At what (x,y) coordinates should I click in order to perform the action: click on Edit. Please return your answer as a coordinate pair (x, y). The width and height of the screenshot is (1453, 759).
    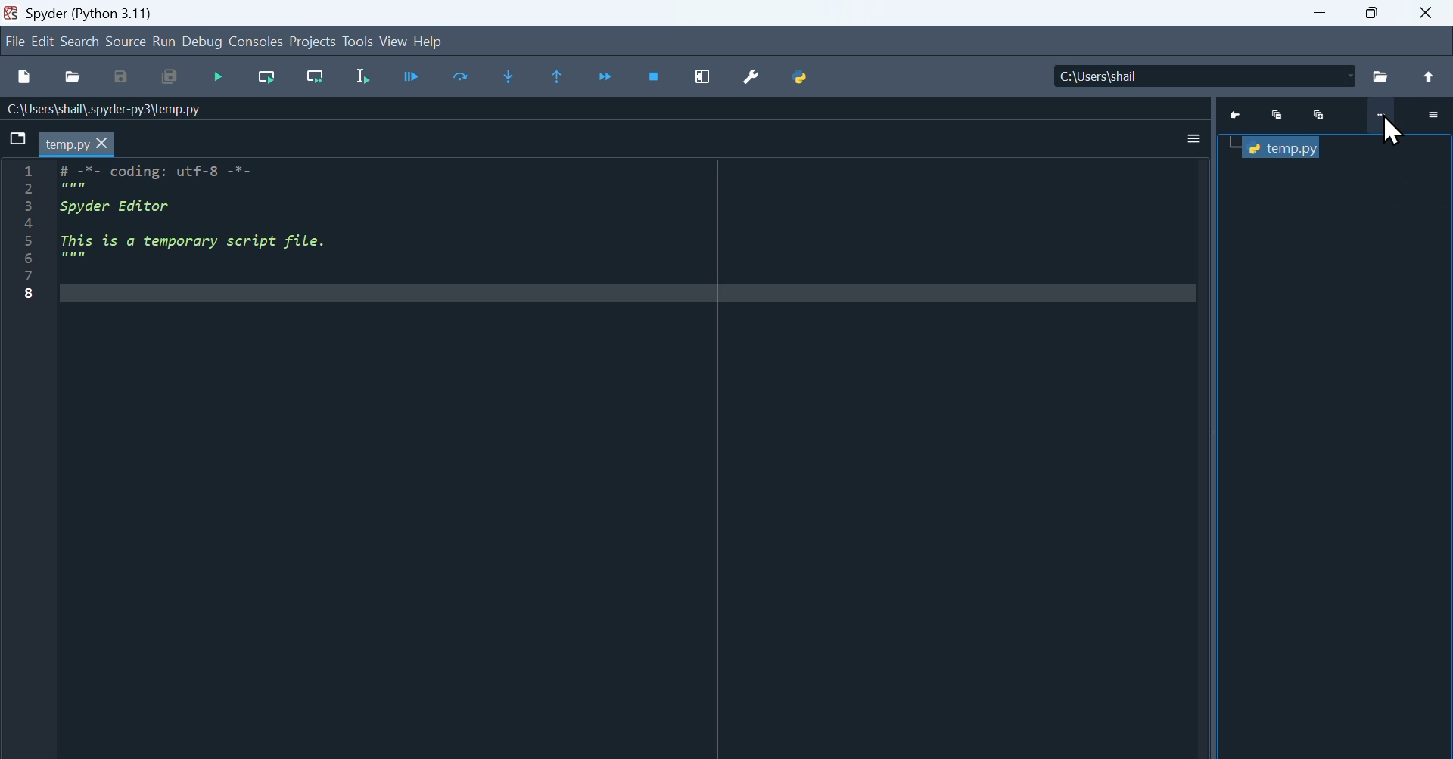
    Looking at the image, I should click on (43, 43).